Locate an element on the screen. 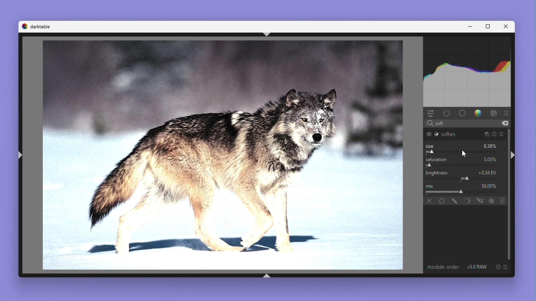 This screenshot has width=536, height=301. Value  is located at coordinates (490, 159).